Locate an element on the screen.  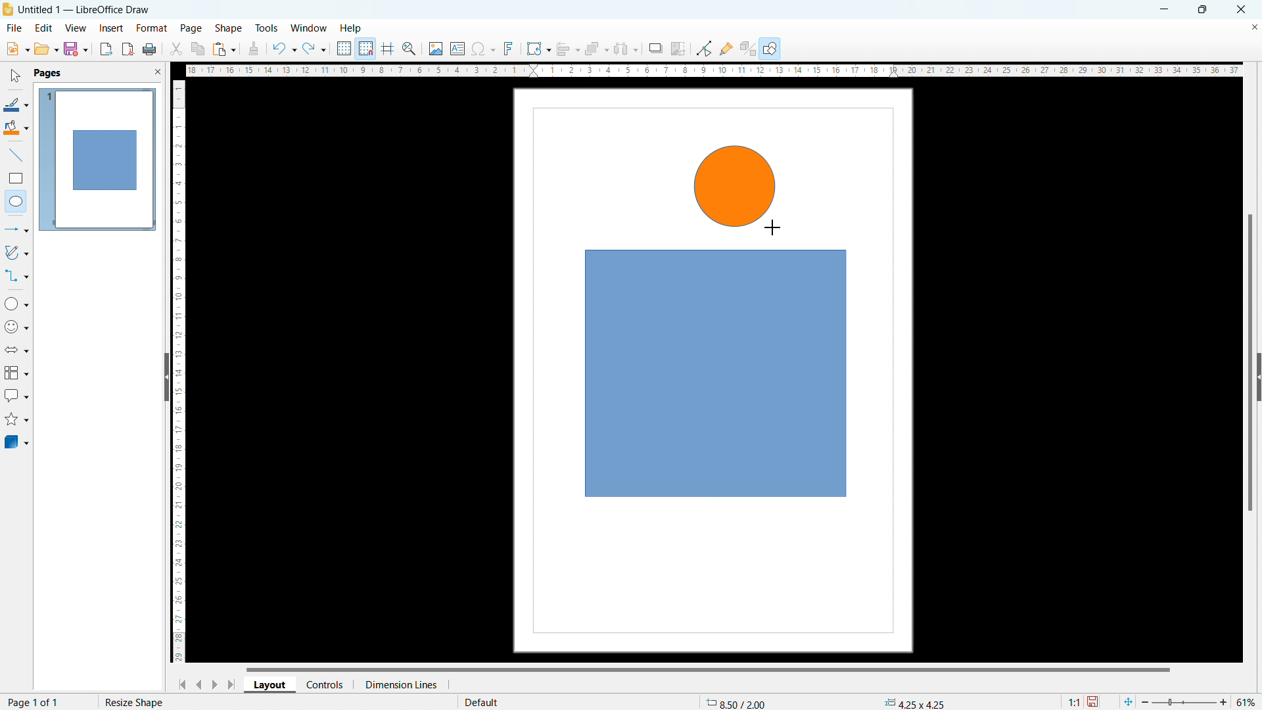
go to next page is located at coordinates (214, 684).